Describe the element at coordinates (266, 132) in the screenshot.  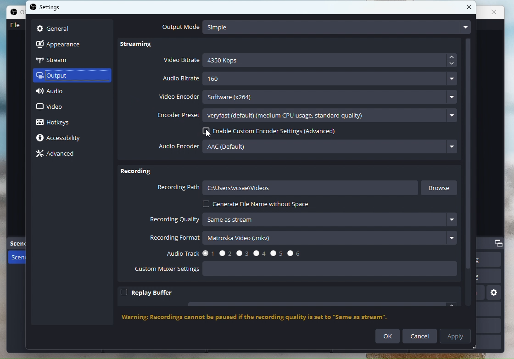
I see `Enable Custom Encoder Settings (Advance)` at that location.